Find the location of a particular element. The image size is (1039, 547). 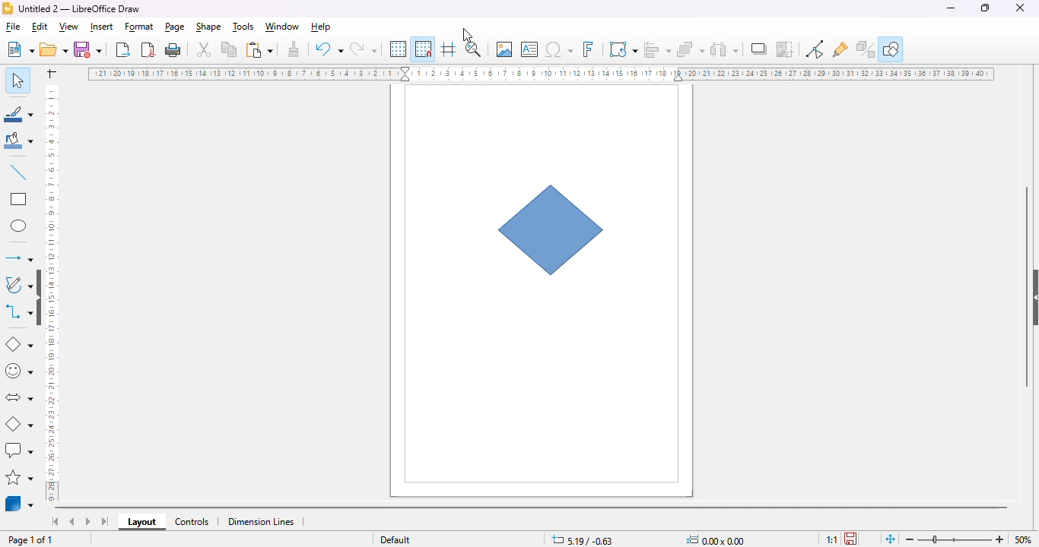

toggle extrusion is located at coordinates (866, 49).